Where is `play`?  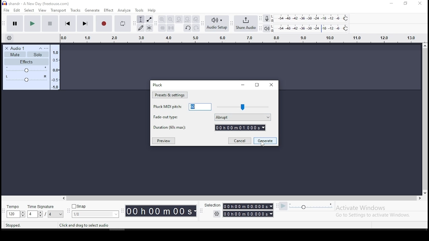
play is located at coordinates (32, 23).